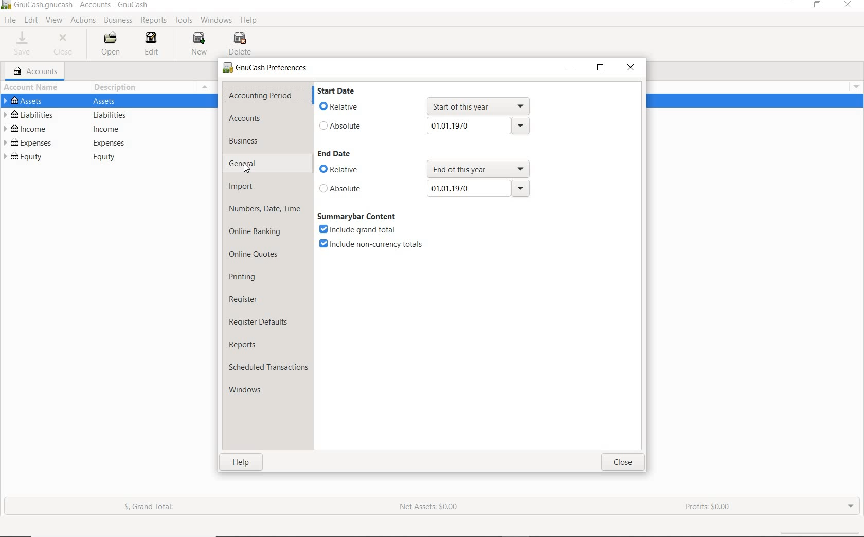  Describe the element at coordinates (238, 463) in the screenshot. I see `HELP` at that location.